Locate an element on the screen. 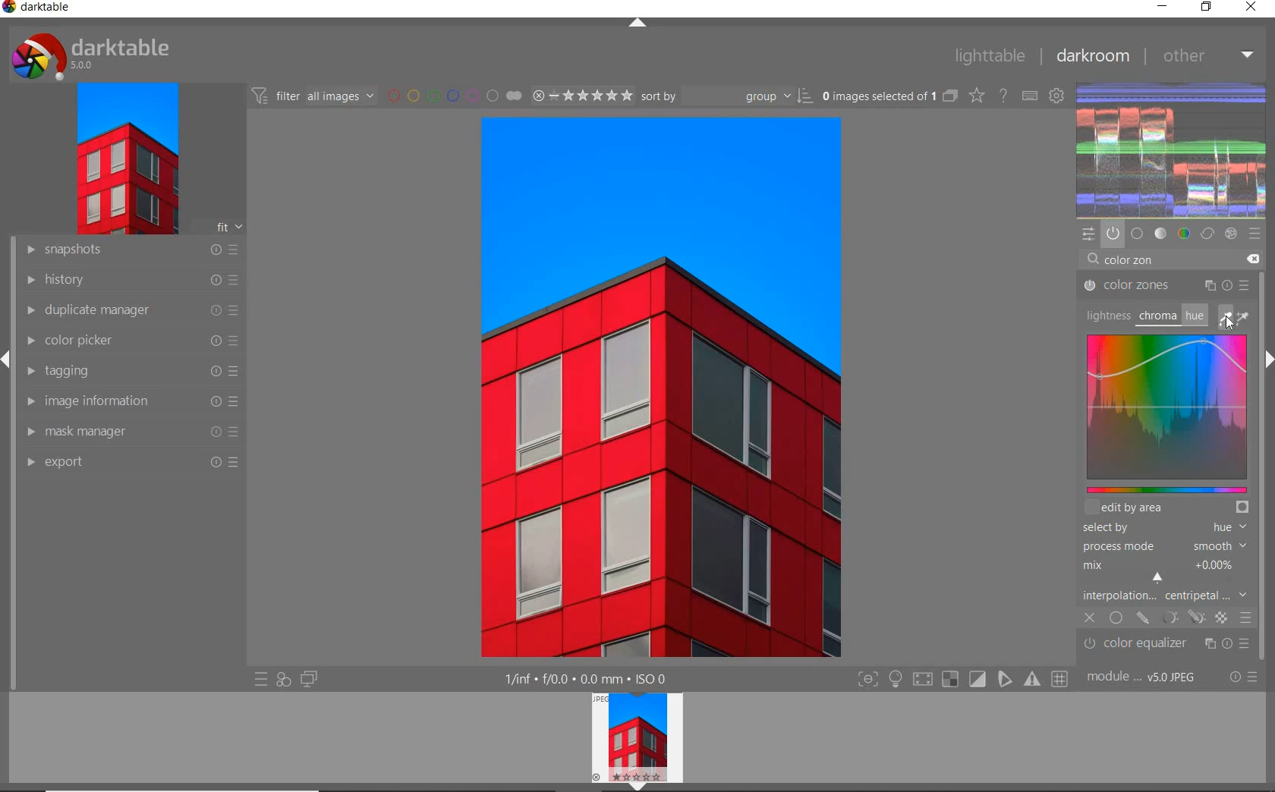 The image size is (1275, 792). INPUT VALUE is located at coordinates (1131, 262).